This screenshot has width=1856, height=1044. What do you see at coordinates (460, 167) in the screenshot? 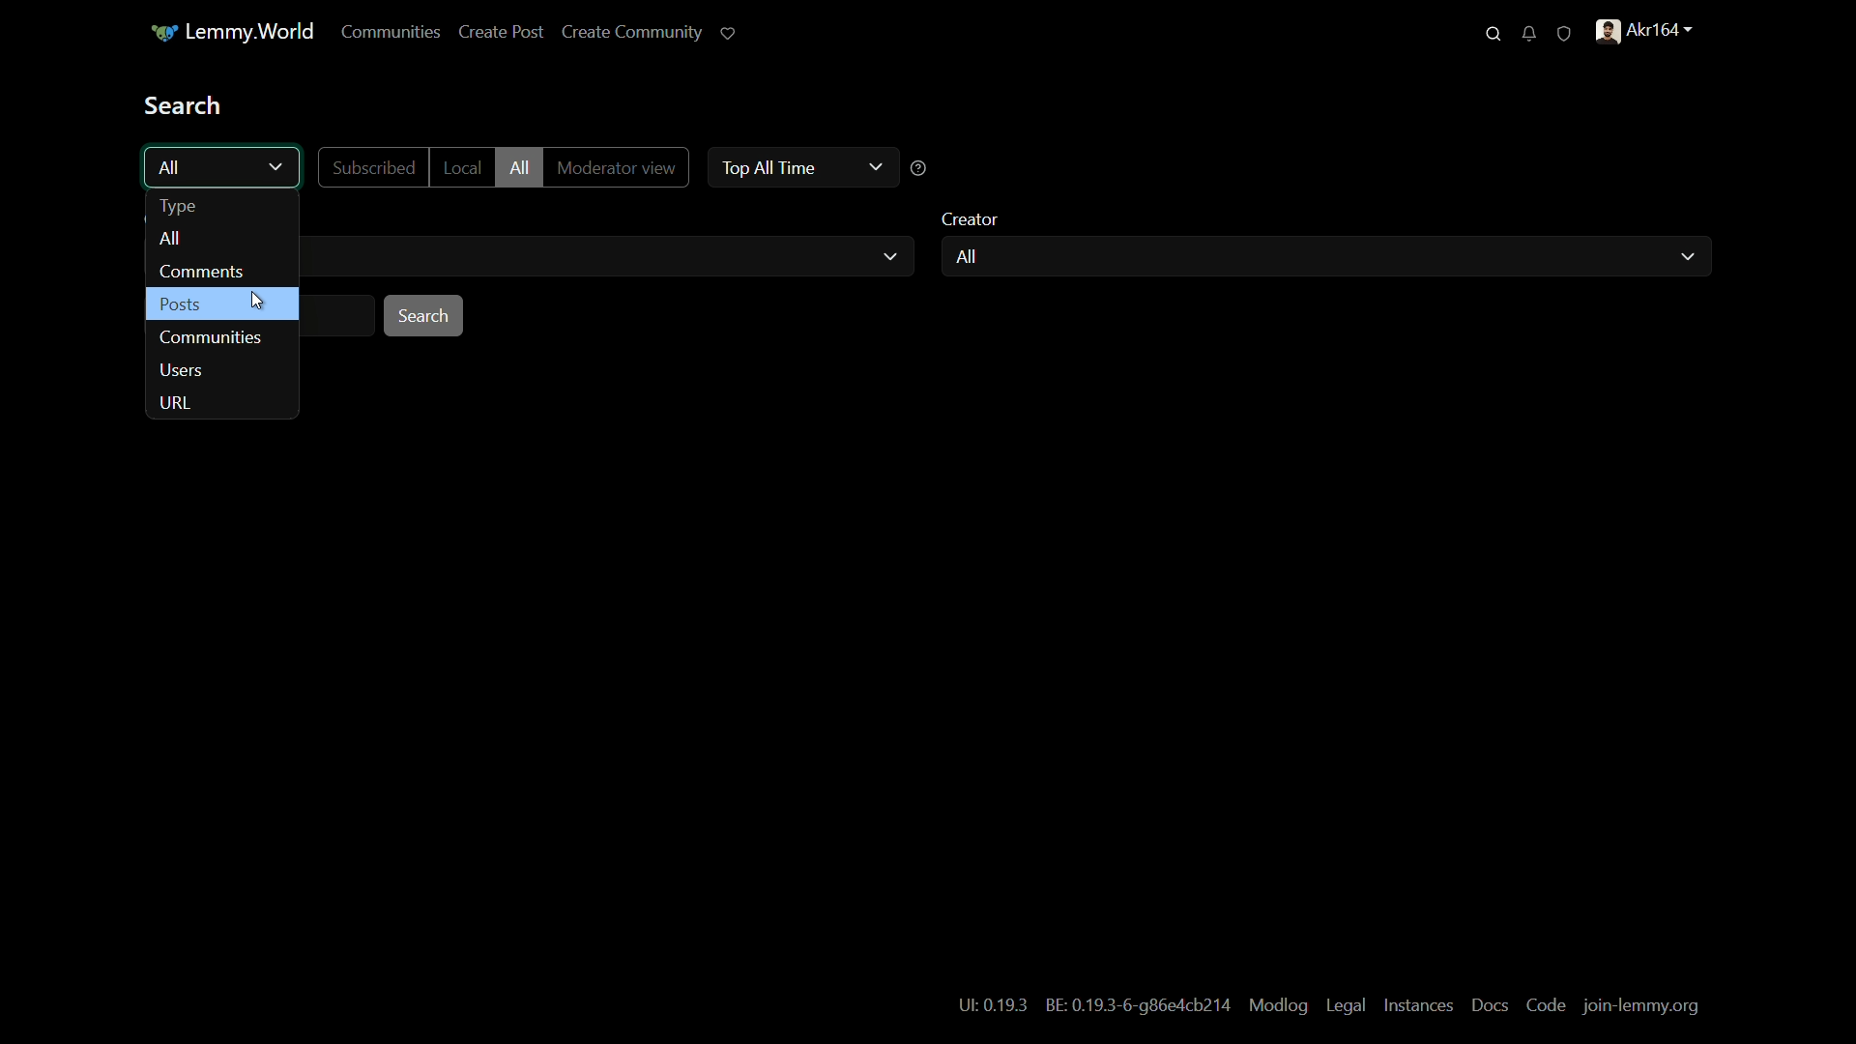
I see `local` at bounding box center [460, 167].